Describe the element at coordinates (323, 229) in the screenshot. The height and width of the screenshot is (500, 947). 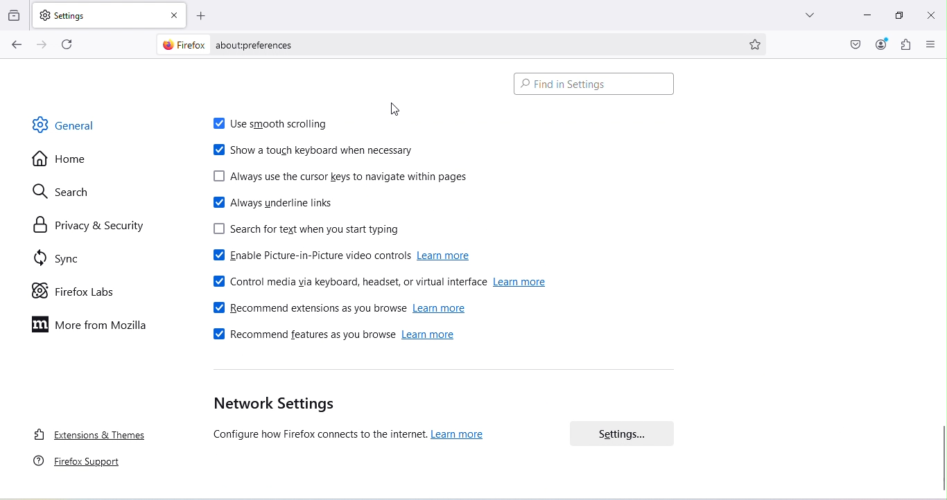
I see `Search for text when you start typing` at that location.